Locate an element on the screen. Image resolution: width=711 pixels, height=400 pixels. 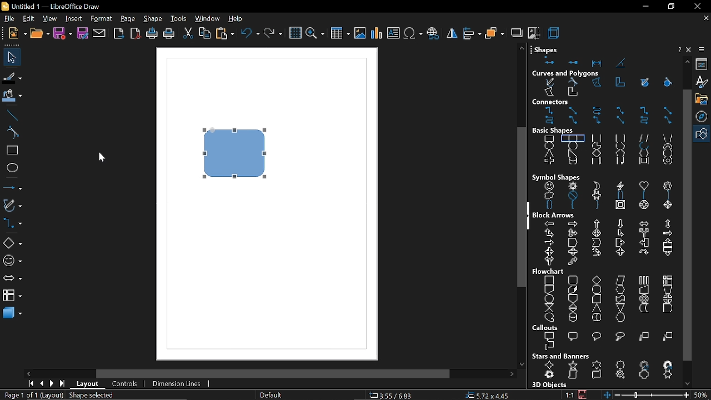
block arrows is located at coordinates (556, 214).